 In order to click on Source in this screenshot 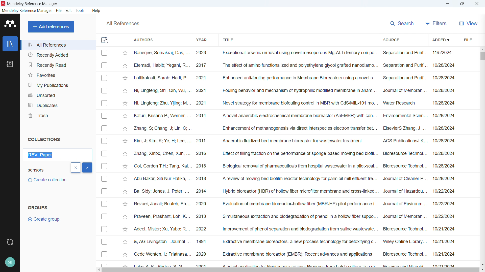, I will do `click(392, 39)`.